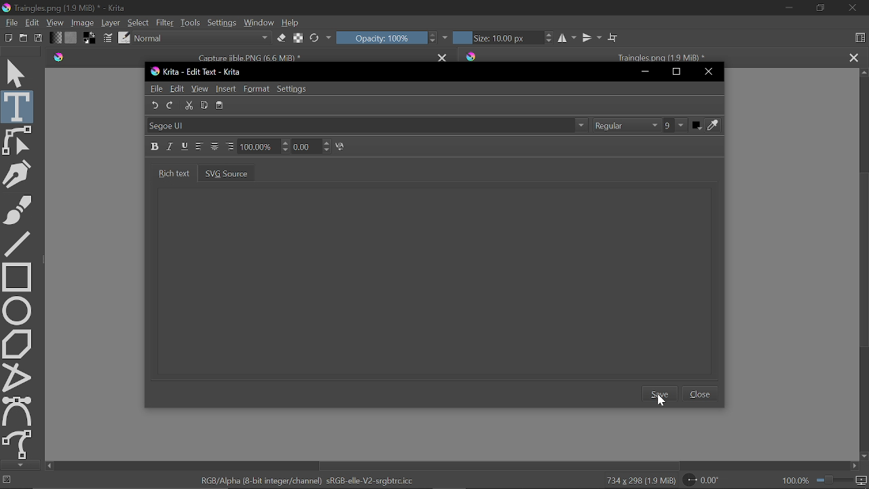  What do you see at coordinates (566, 38) in the screenshot?
I see `Horizontal mirror` at bounding box center [566, 38].